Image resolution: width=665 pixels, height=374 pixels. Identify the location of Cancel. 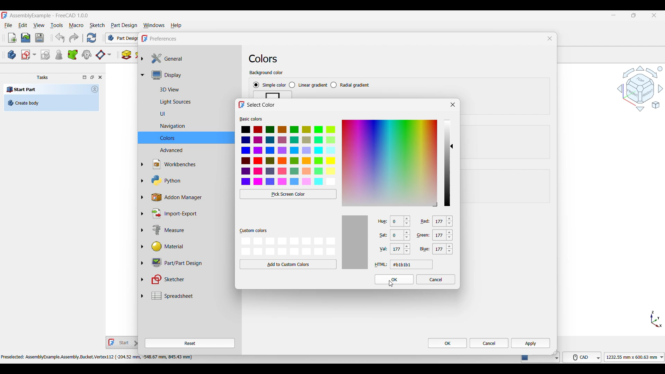
(436, 279).